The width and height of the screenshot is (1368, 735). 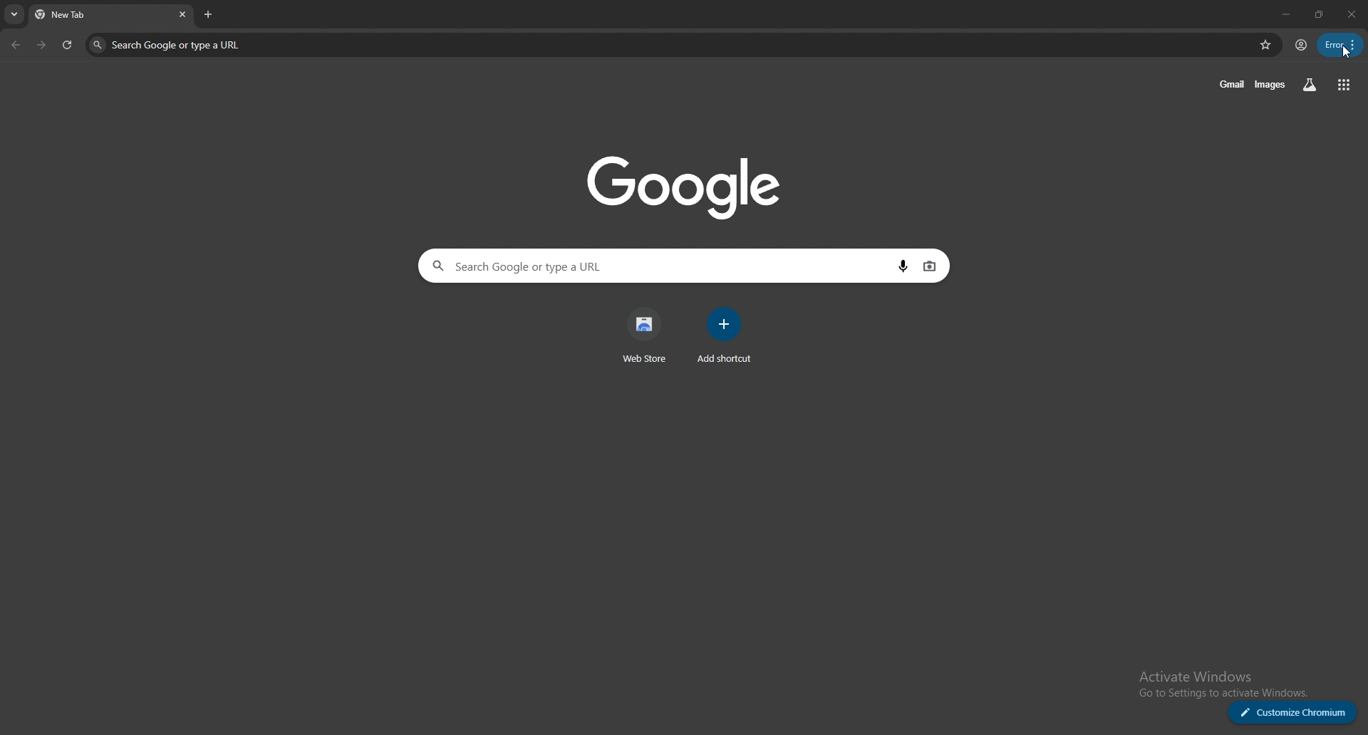 I want to click on close, so click(x=1349, y=14).